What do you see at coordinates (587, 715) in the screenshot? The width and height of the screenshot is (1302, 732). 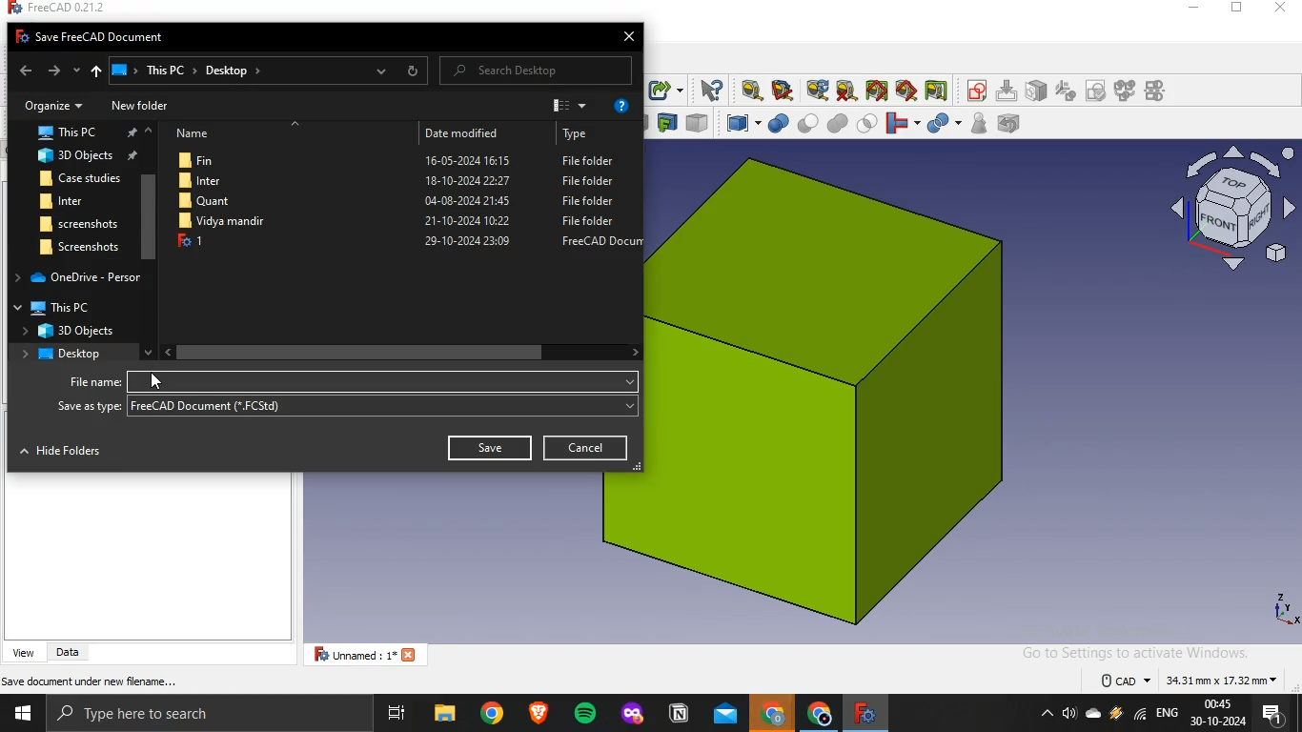 I see `spotify` at bounding box center [587, 715].